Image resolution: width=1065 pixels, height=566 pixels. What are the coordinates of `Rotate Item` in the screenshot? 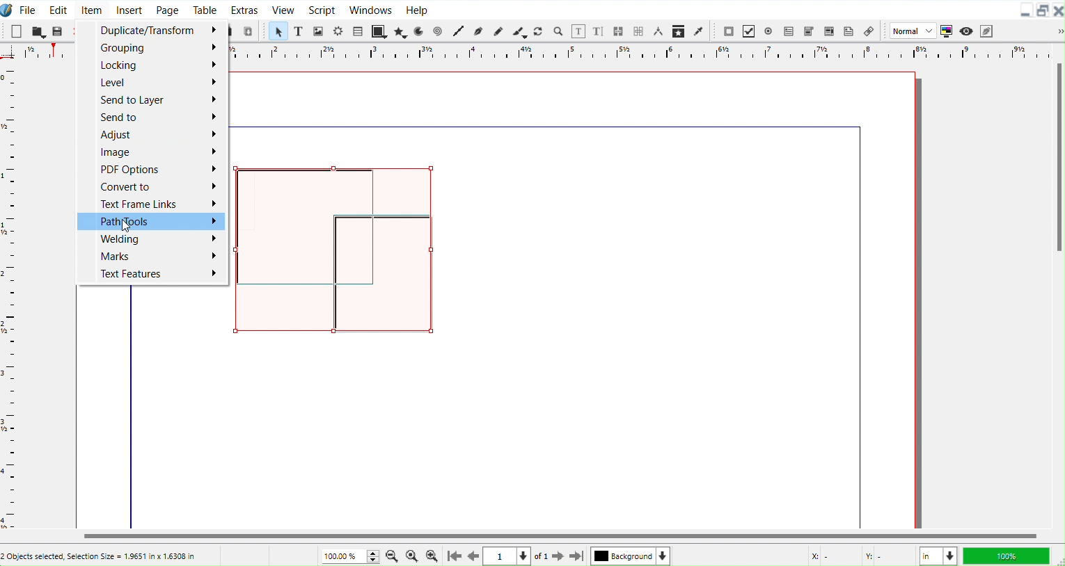 It's located at (539, 31).